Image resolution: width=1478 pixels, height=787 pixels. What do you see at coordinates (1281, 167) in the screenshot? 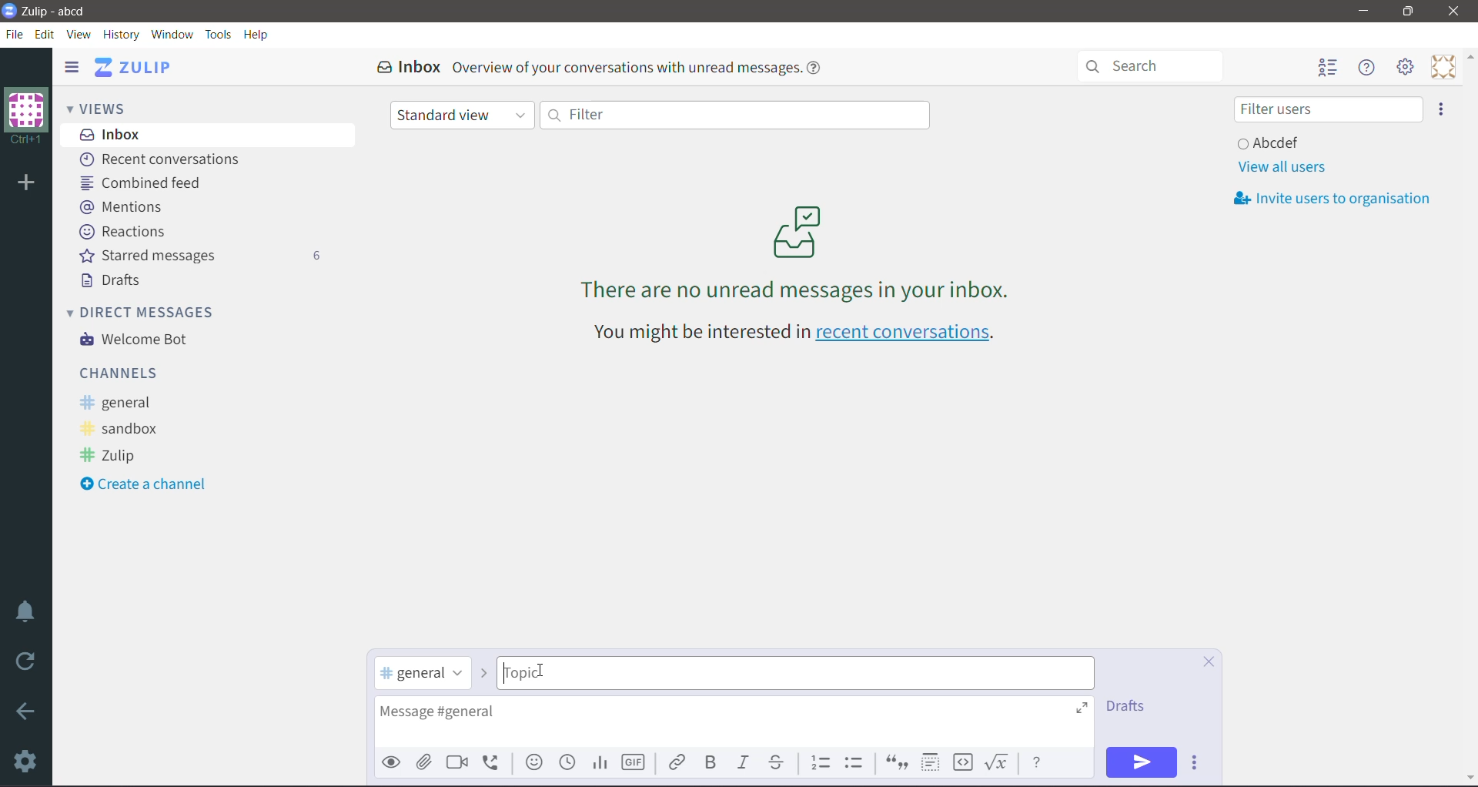
I see `View all users` at bounding box center [1281, 167].